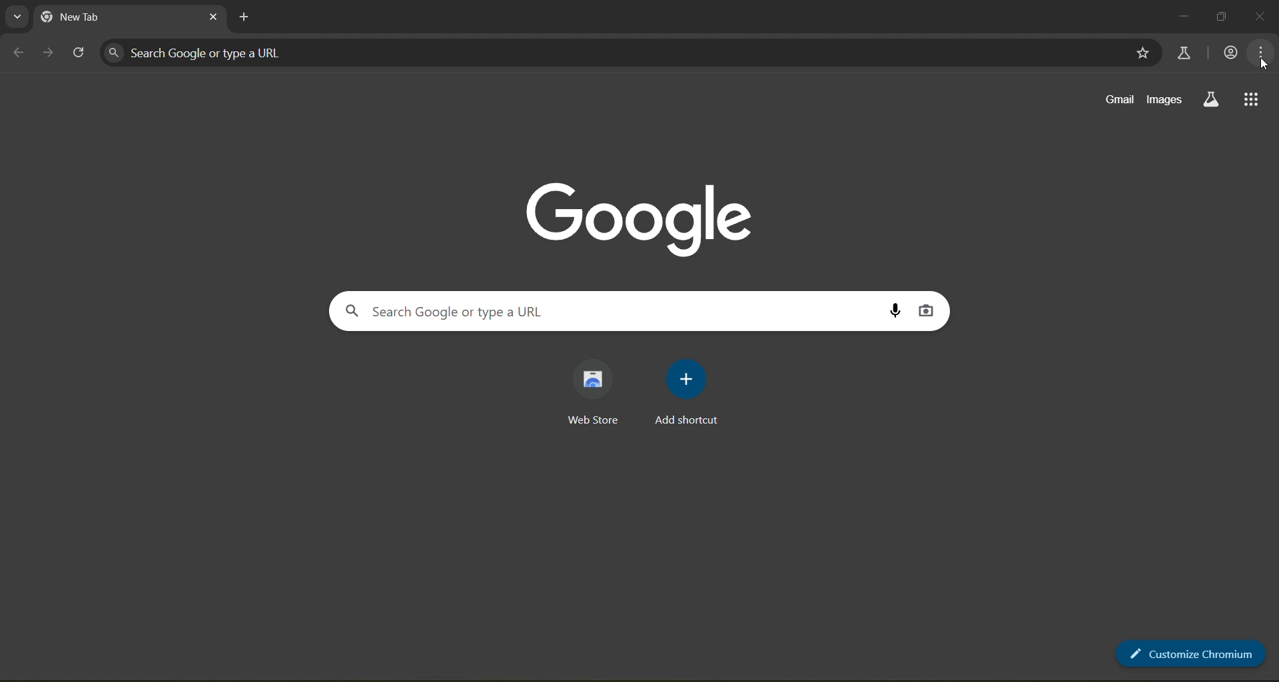 The width and height of the screenshot is (1279, 682). I want to click on go forward one page, so click(49, 53).